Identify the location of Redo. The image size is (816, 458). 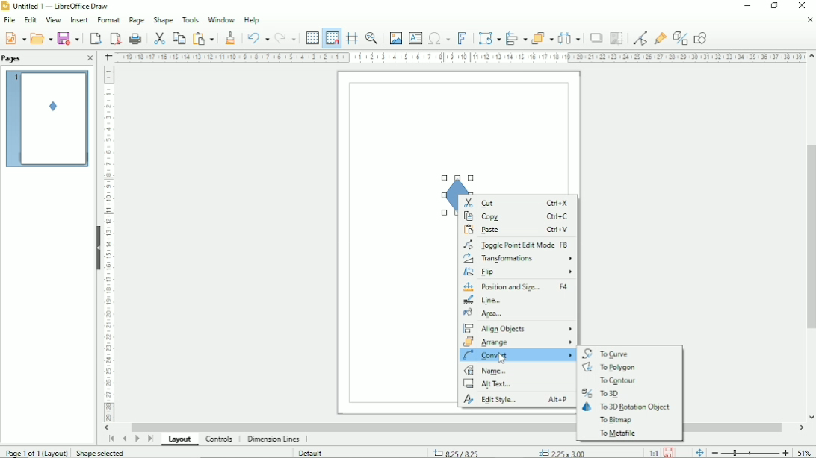
(287, 37).